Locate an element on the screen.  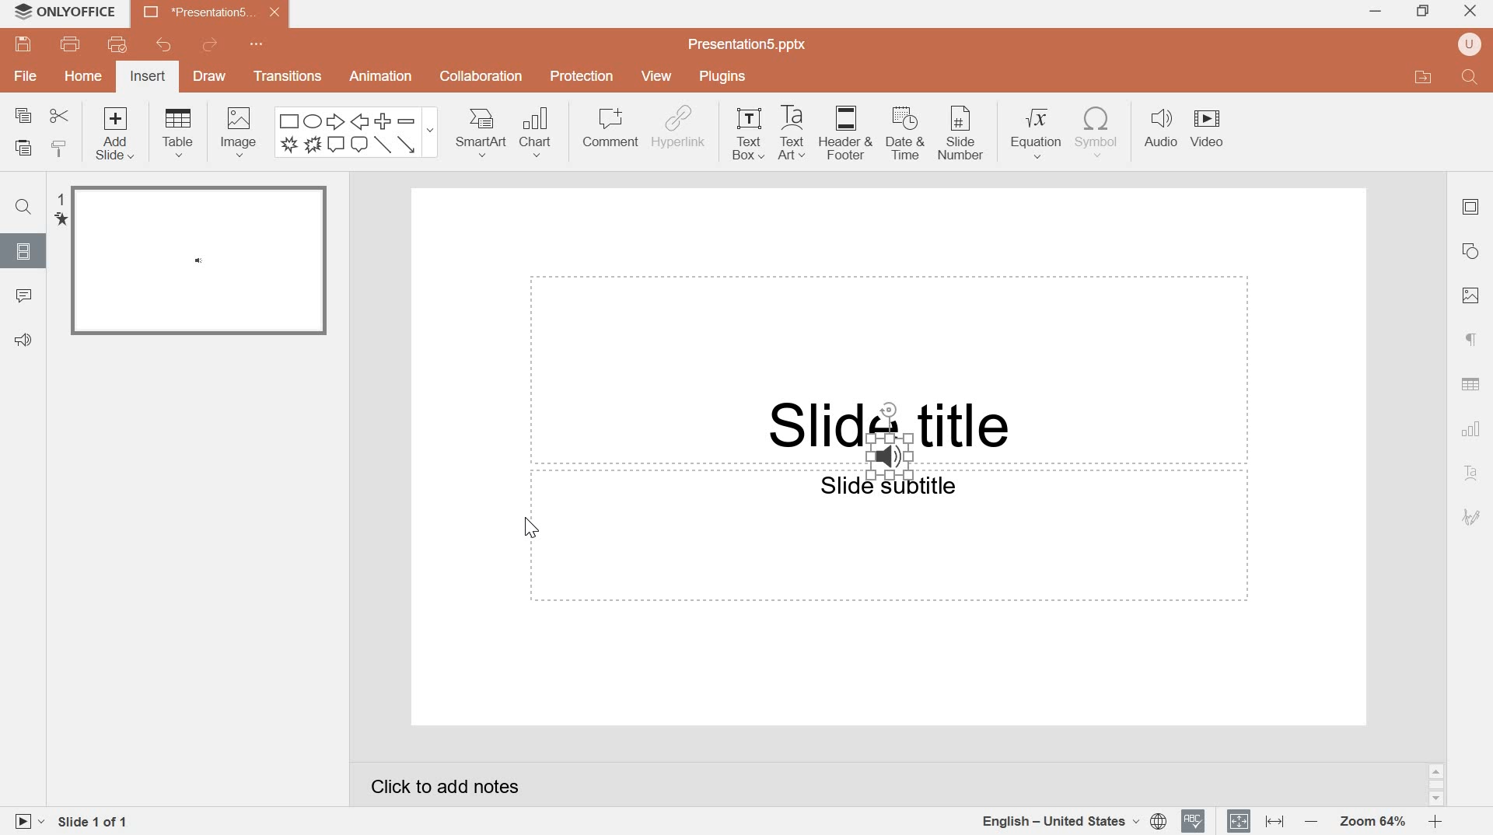
Date & Time is located at coordinates (907, 135).